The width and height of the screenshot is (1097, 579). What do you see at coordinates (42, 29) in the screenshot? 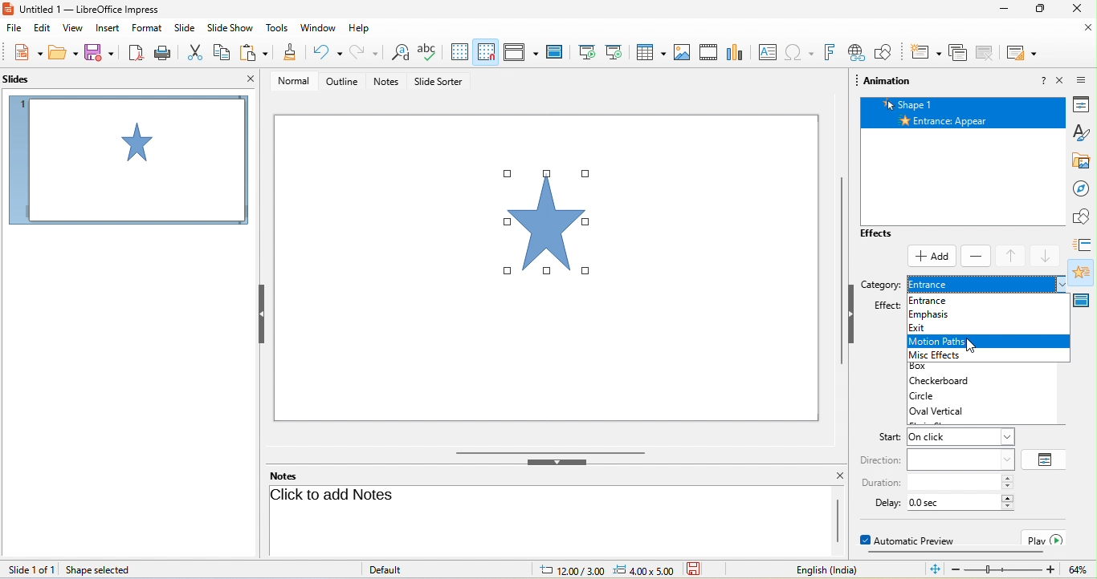
I see `edit` at bounding box center [42, 29].